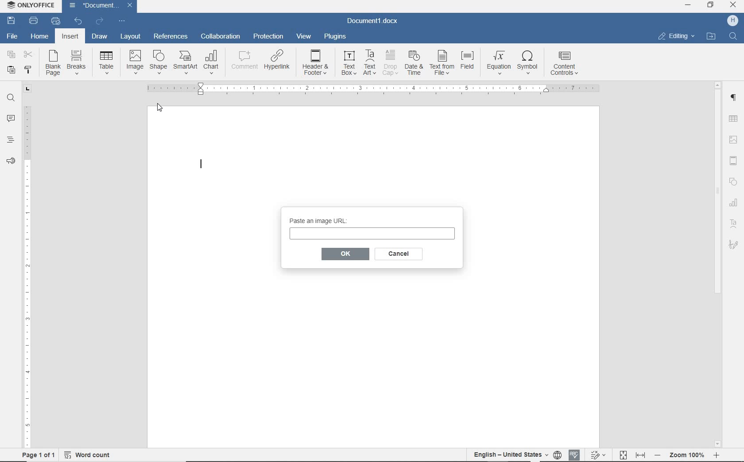 Image resolution: width=744 pixels, height=462 pixels. What do you see at coordinates (600, 455) in the screenshot?
I see `track changes` at bounding box center [600, 455].